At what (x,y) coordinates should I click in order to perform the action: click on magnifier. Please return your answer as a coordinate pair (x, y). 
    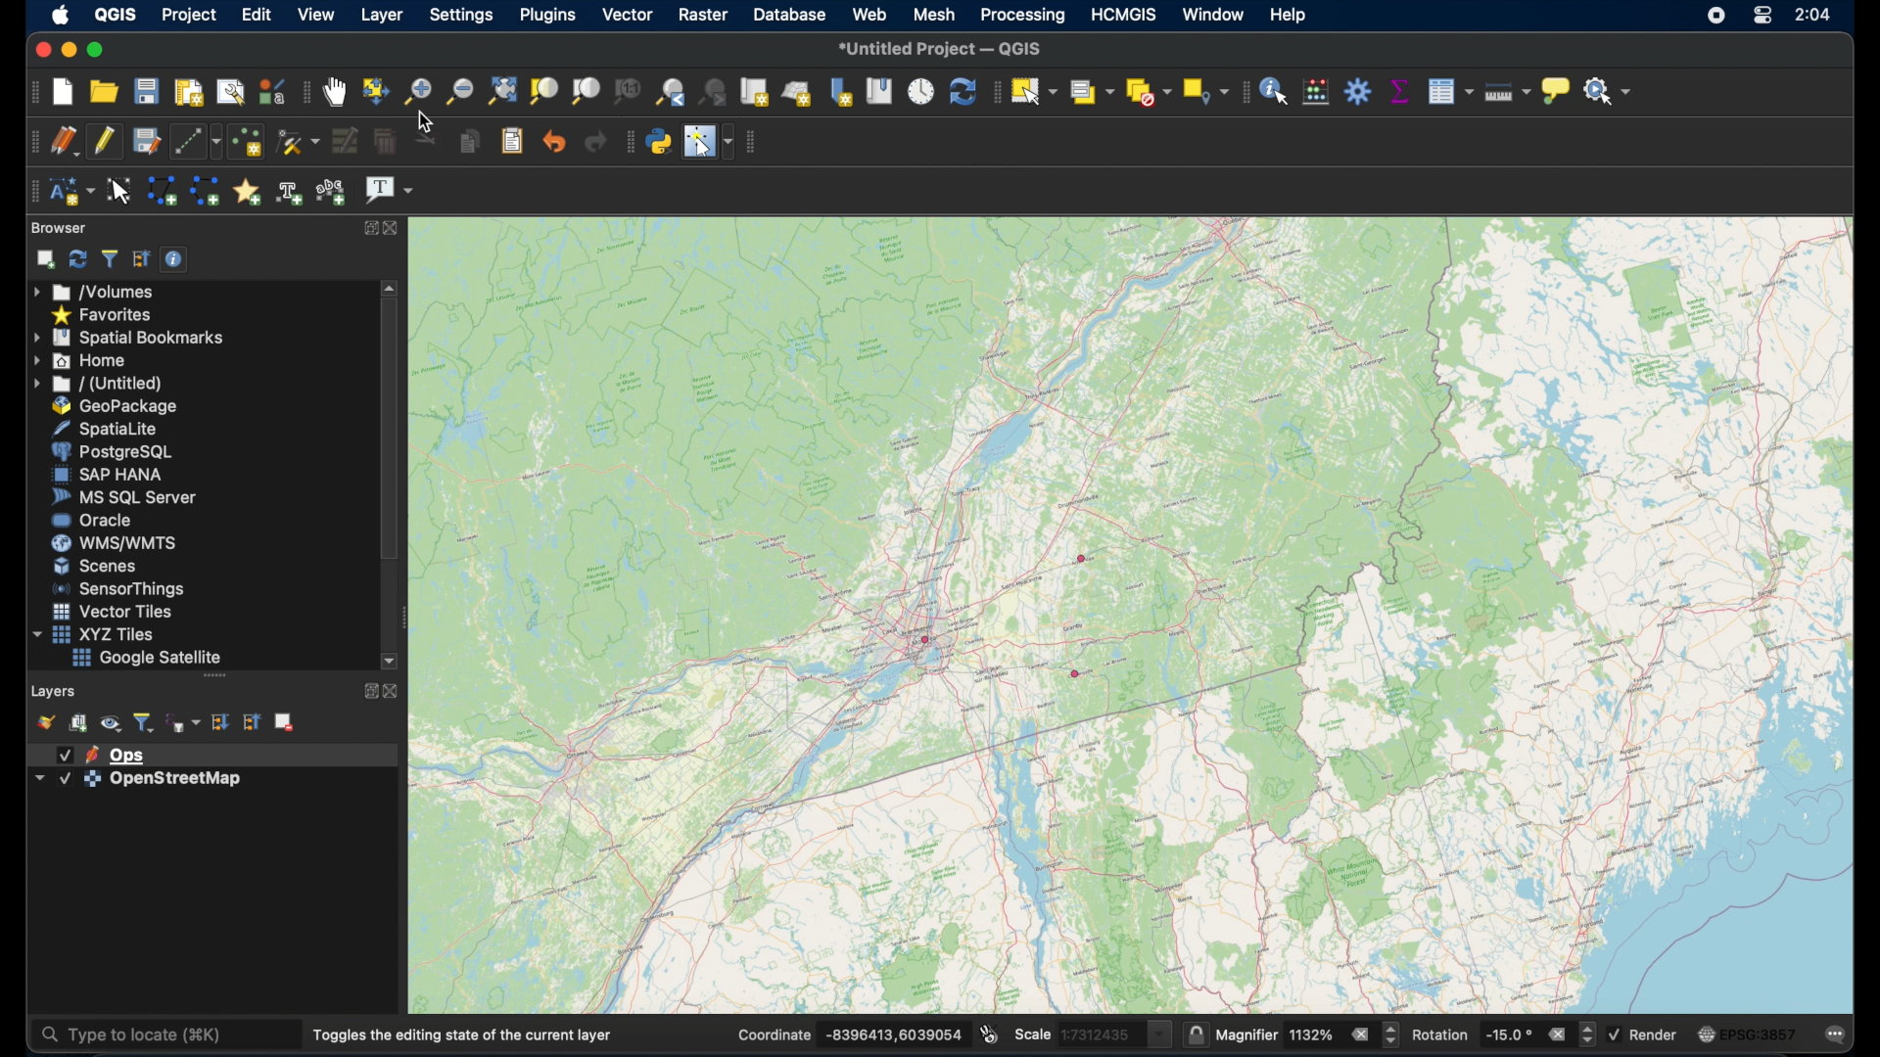
    Looking at the image, I should click on (1307, 1033).